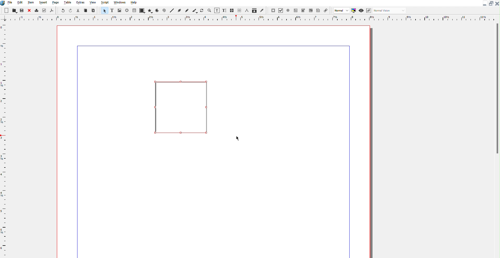 This screenshot has height=258, width=500. What do you see at coordinates (209, 10) in the screenshot?
I see `Zoom In and Out` at bounding box center [209, 10].